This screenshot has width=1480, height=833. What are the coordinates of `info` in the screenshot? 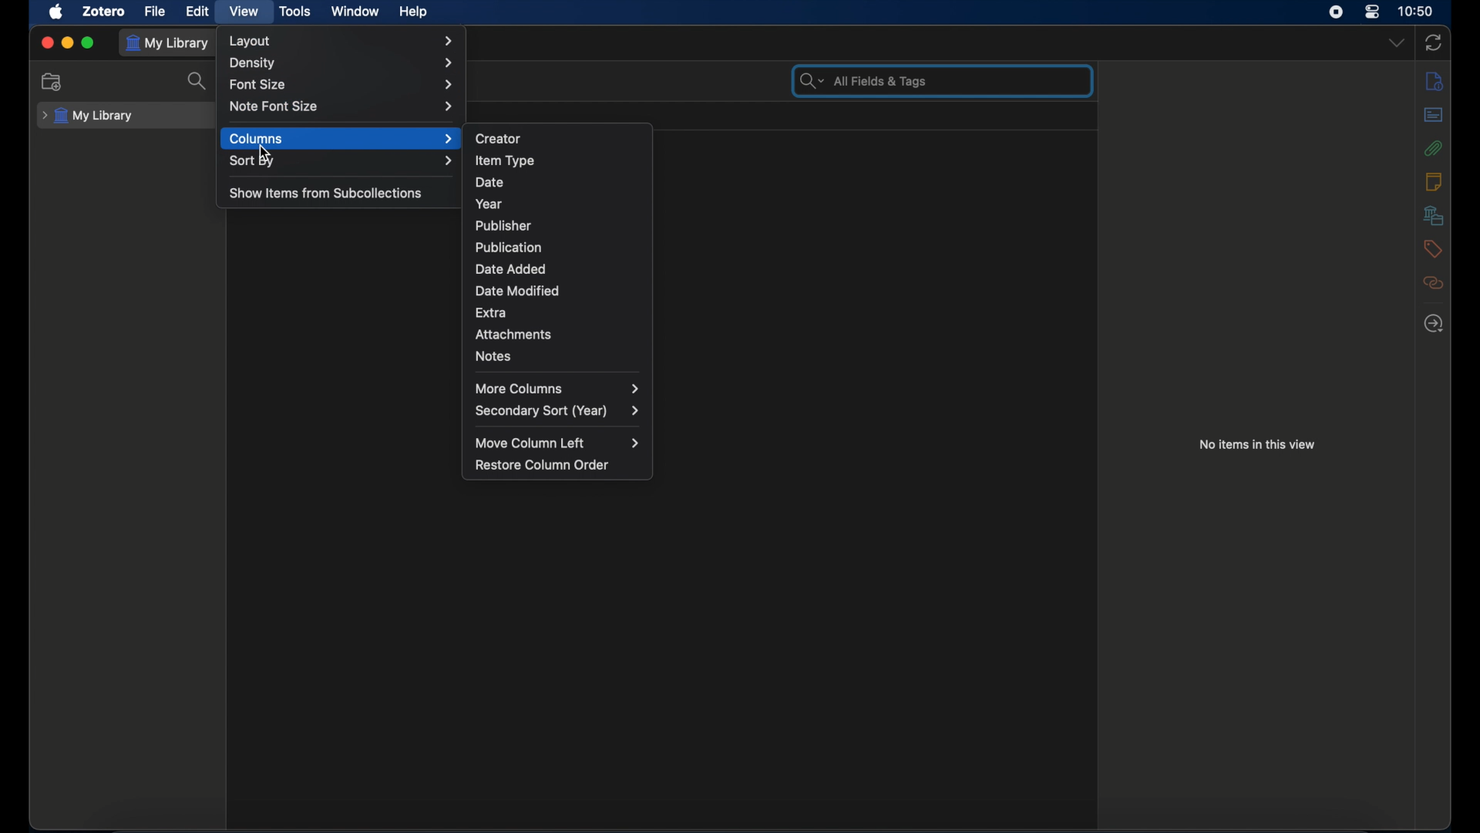 It's located at (1434, 81).